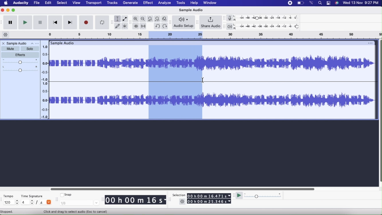 The height and width of the screenshot is (215, 382). What do you see at coordinates (211, 3) in the screenshot?
I see `Window` at bounding box center [211, 3].